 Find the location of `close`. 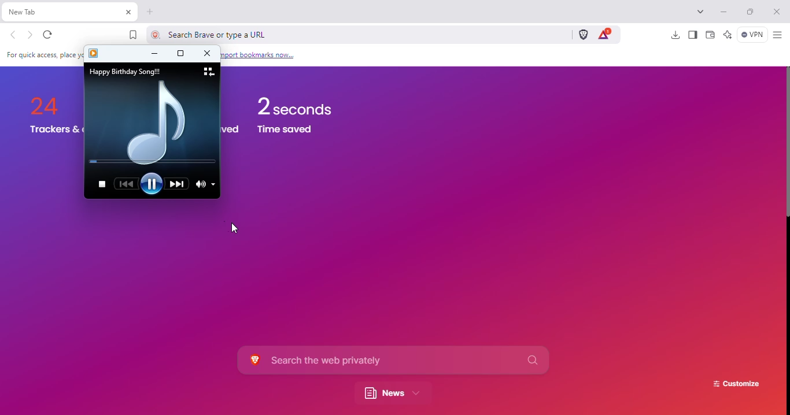

close is located at coordinates (208, 53).